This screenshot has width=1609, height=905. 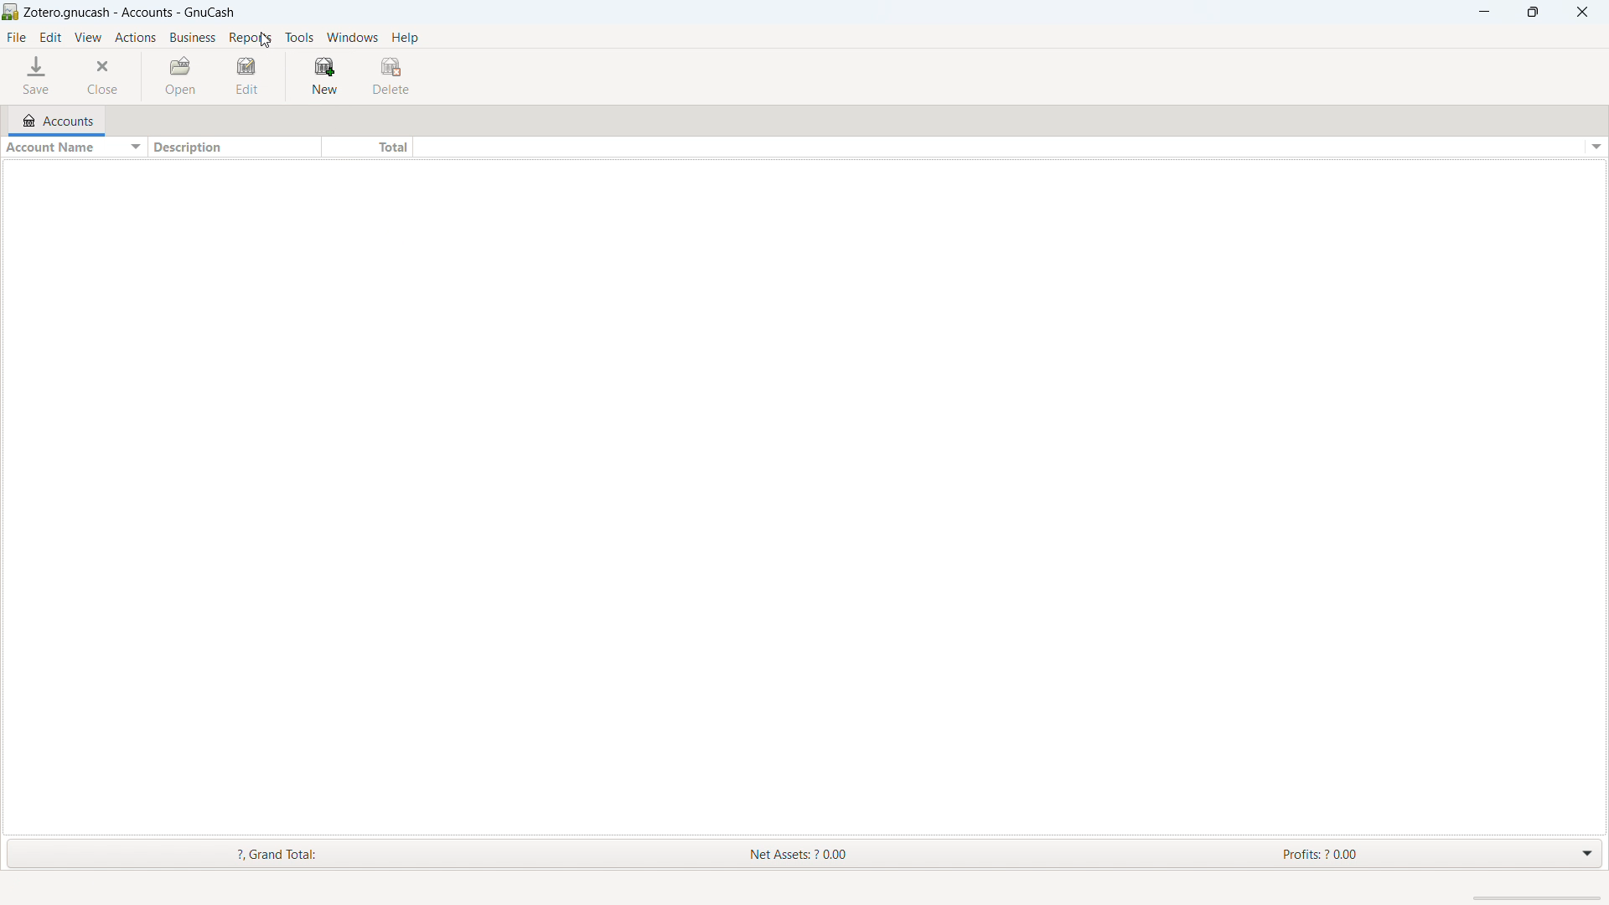 What do you see at coordinates (192, 37) in the screenshot?
I see `business` at bounding box center [192, 37].